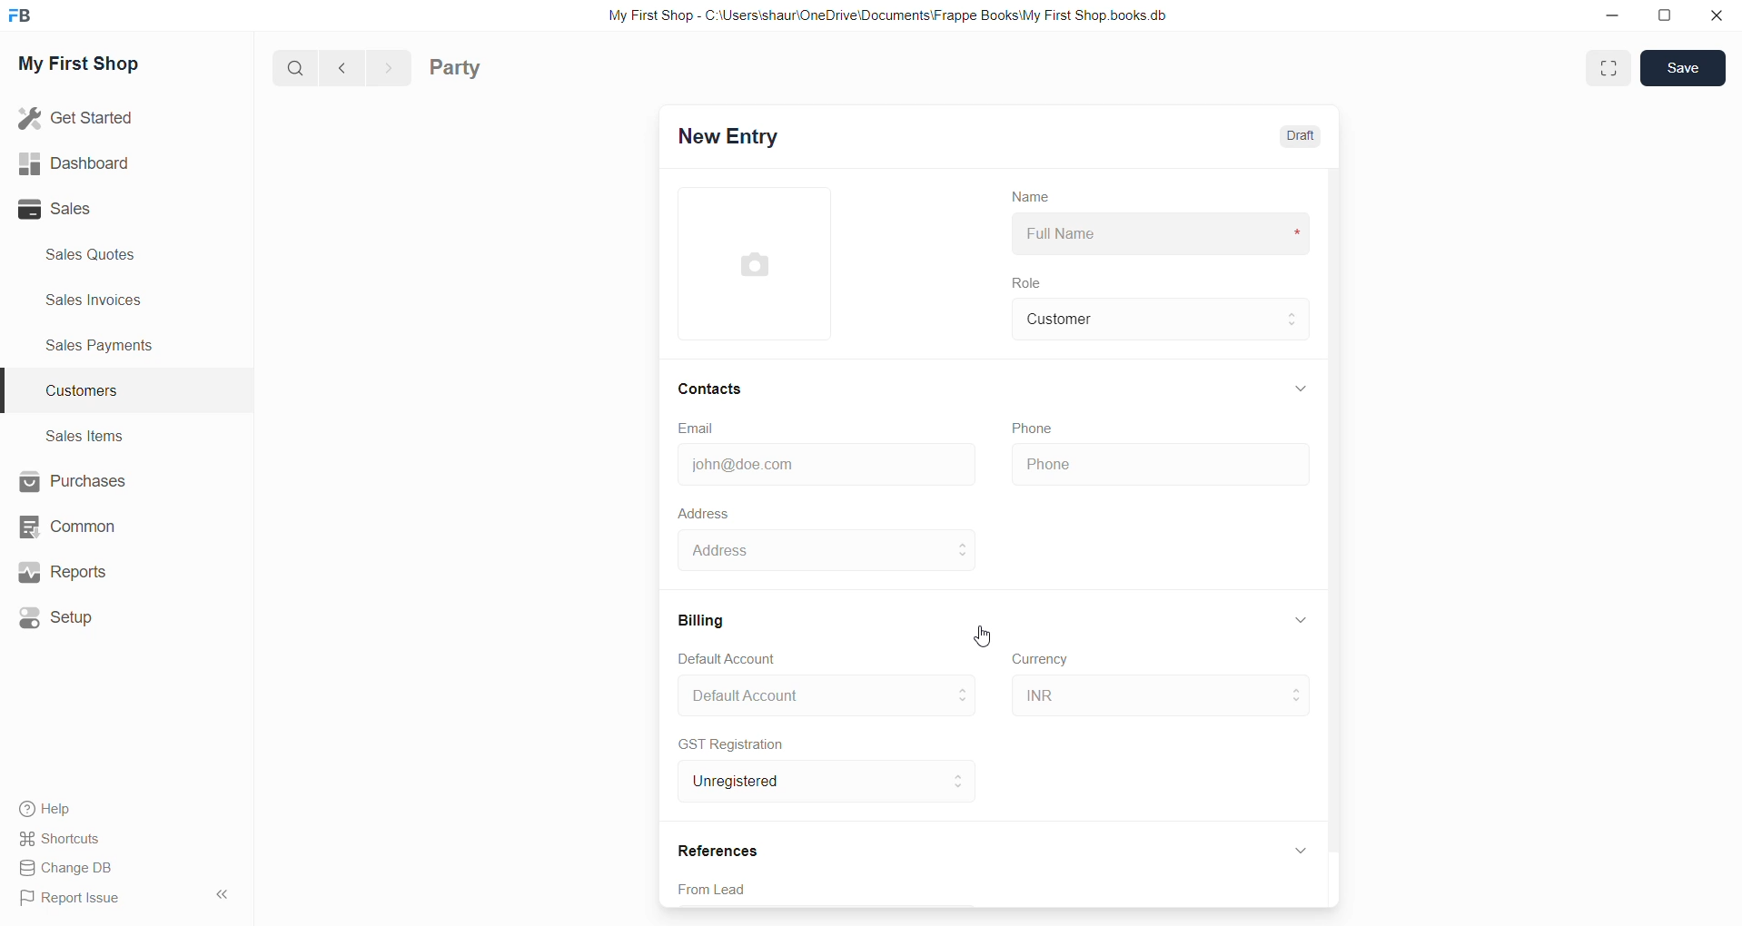  I want to click on Report Issue, so click(71, 897).